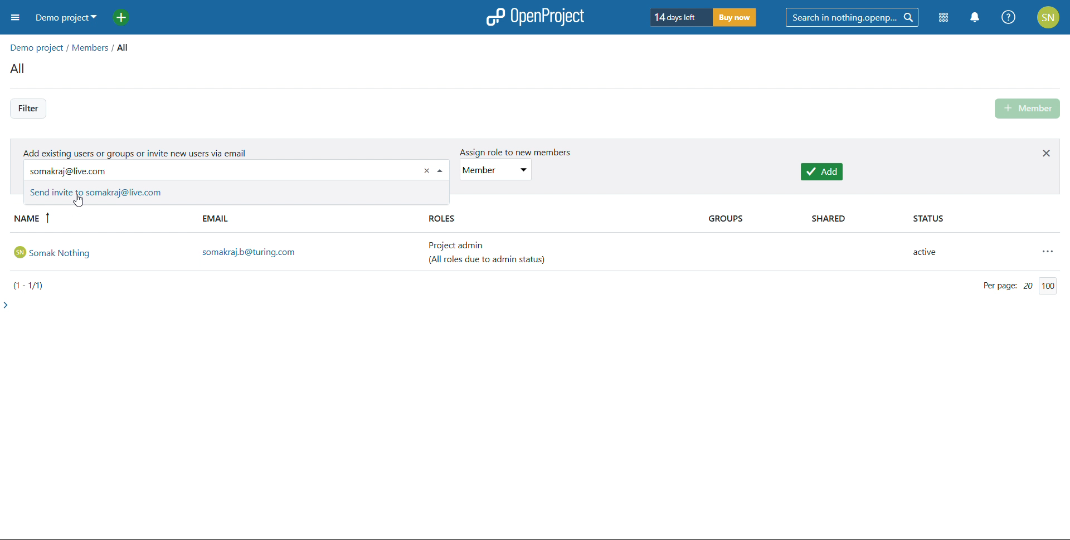  What do you see at coordinates (128, 18) in the screenshot?
I see `add project` at bounding box center [128, 18].